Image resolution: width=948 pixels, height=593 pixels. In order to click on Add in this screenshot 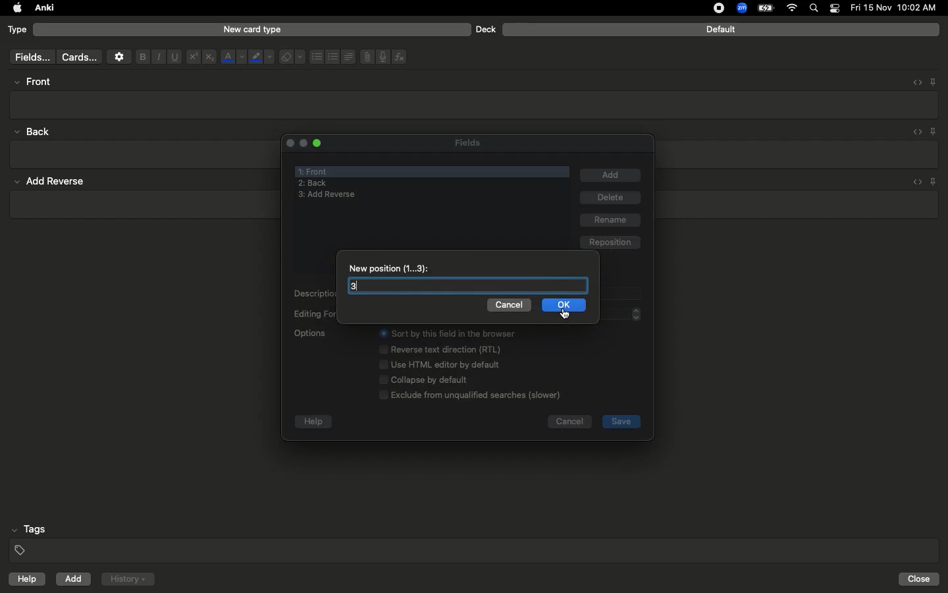, I will do `click(611, 175)`.